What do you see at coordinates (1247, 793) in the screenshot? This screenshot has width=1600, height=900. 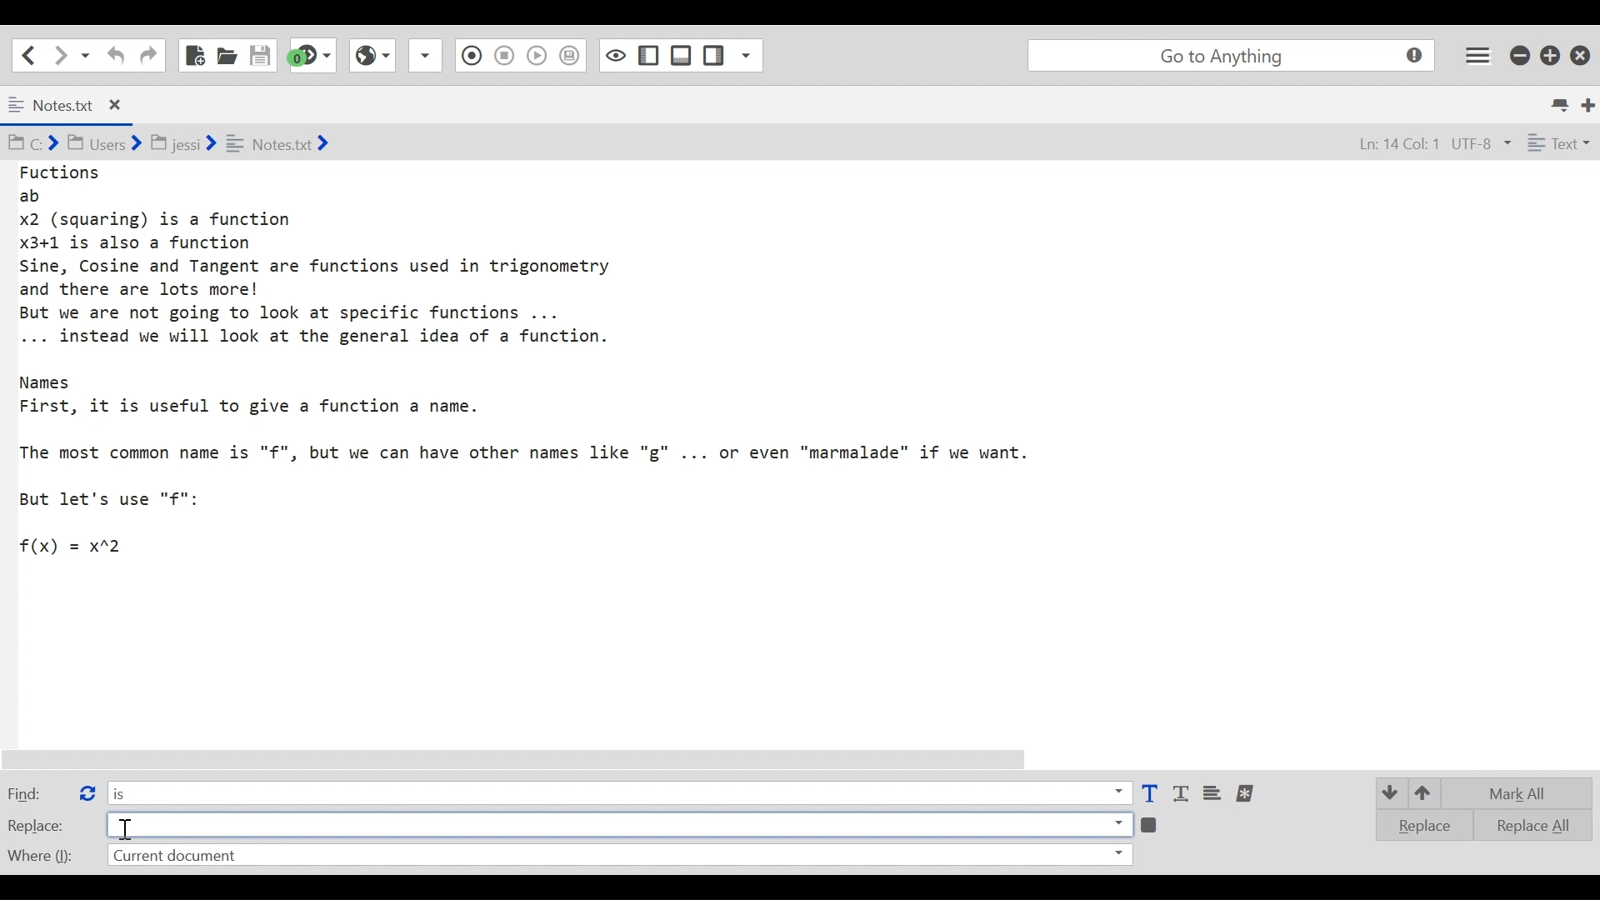 I see `more options` at bounding box center [1247, 793].